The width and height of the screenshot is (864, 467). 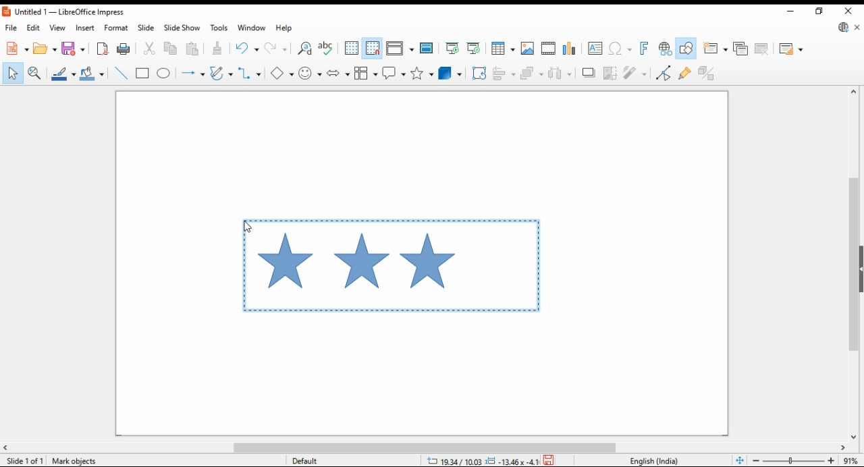 I want to click on window, so click(x=252, y=29).